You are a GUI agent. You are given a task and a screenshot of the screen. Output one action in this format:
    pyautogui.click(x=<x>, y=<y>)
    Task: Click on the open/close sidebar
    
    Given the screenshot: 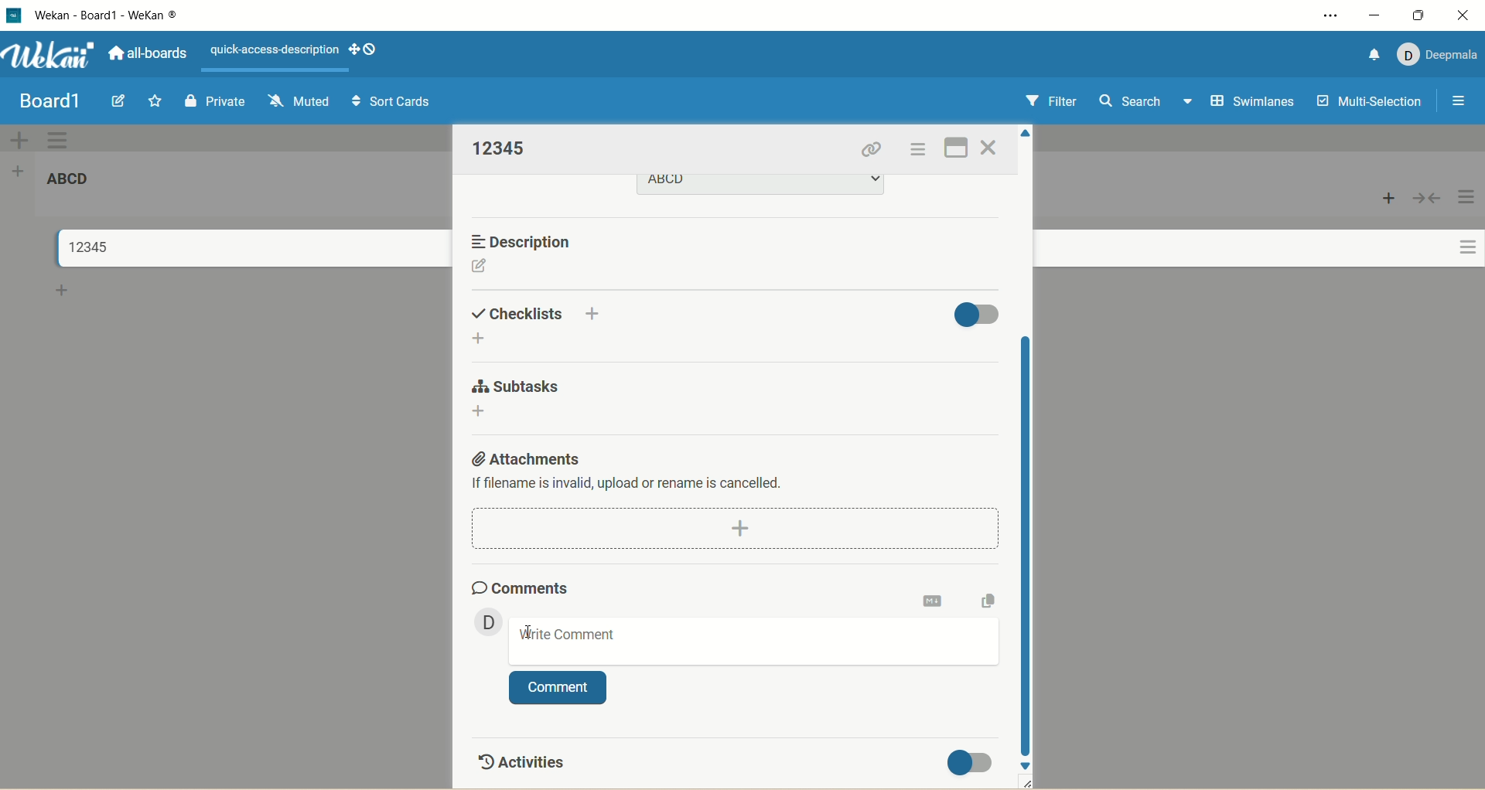 What is the action you would take?
    pyautogui.click(x=1456, y=102)
    